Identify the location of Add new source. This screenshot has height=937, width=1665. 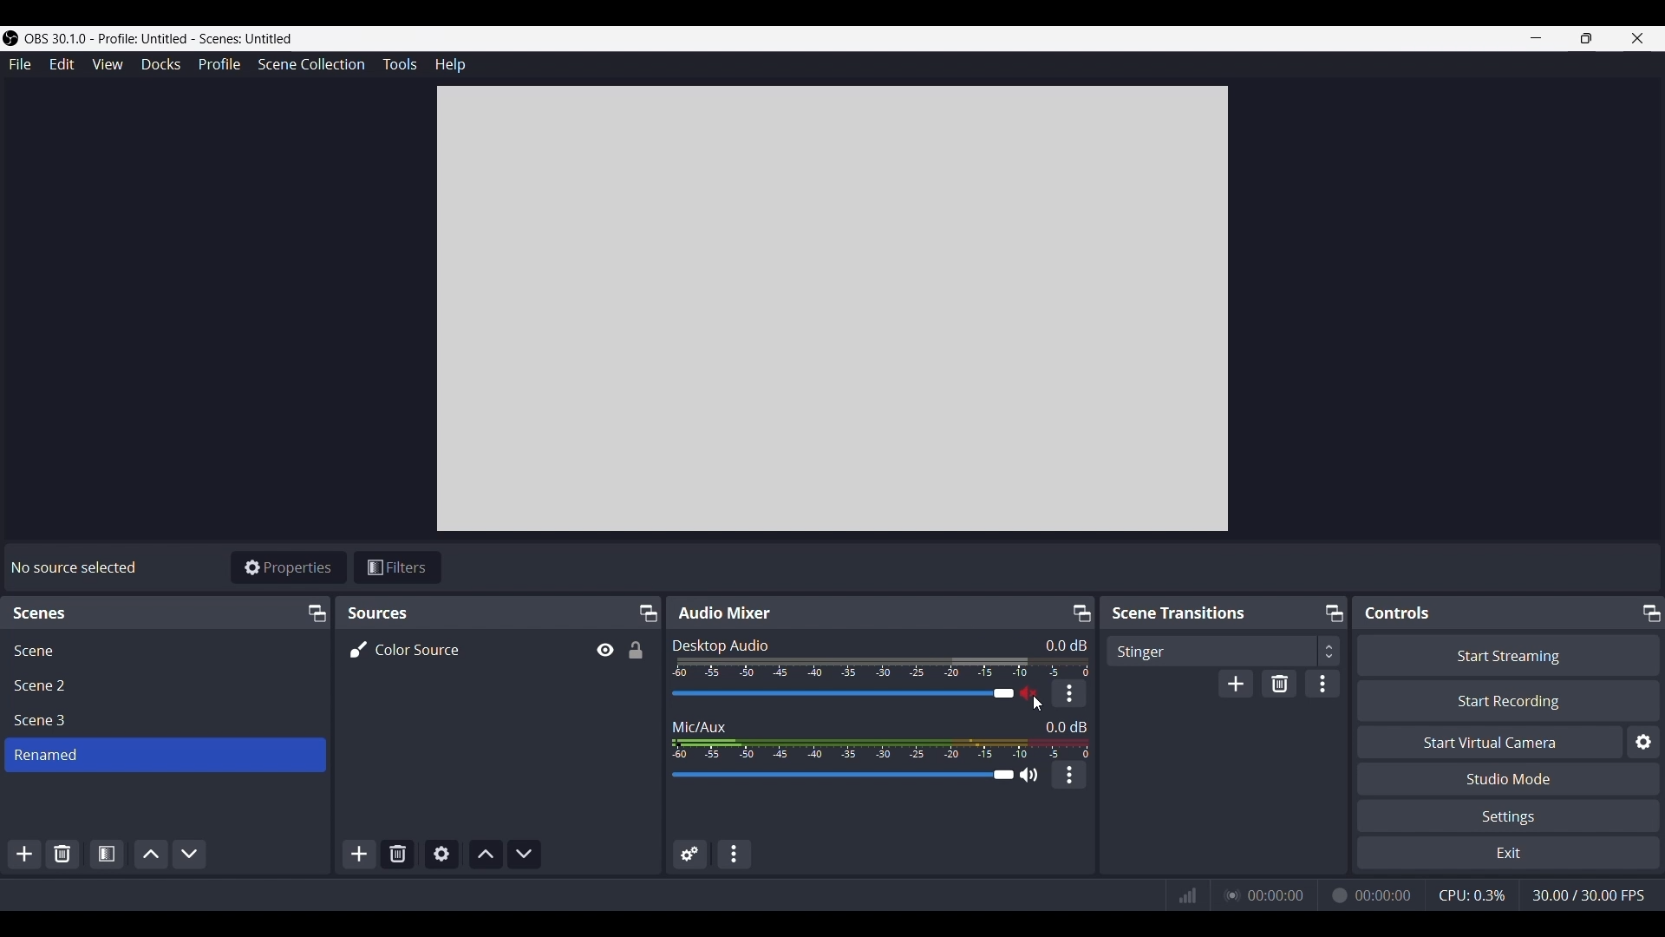
(360, 855).